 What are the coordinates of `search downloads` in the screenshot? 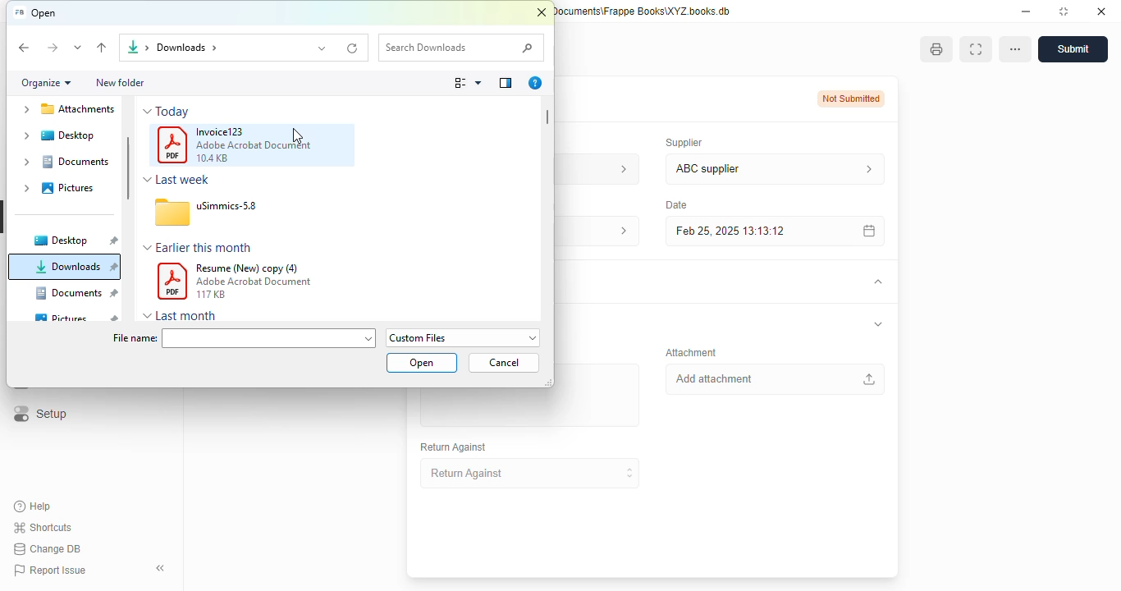 It's located at (461, 48).